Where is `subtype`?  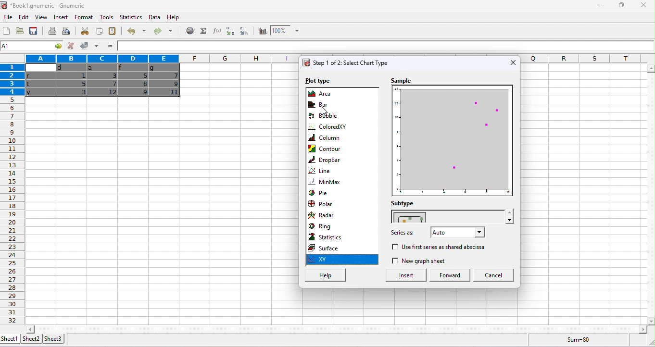
subtype is located at coordinates (404, 204).